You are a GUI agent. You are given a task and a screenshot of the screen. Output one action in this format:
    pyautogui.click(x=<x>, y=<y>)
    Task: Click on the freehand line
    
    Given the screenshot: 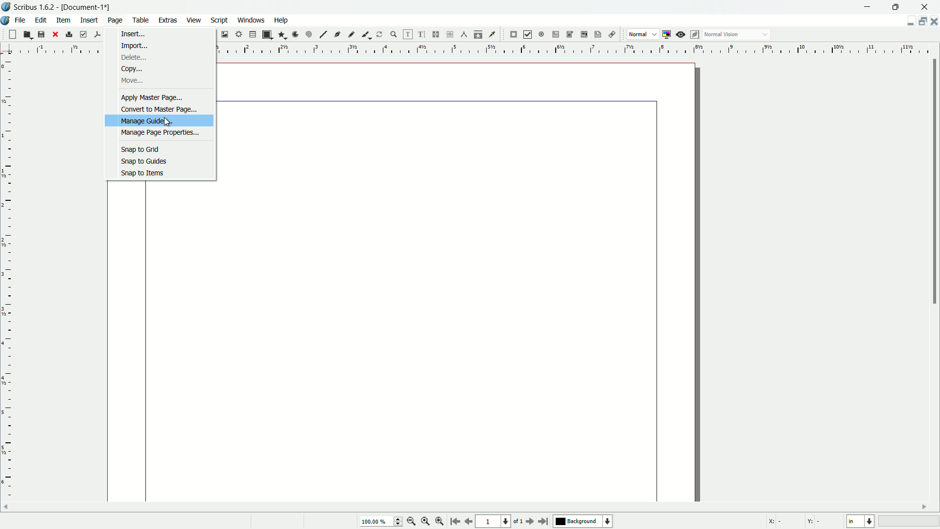 What is the action you would take?
    pyautogui.click(x=352, y=34)
    